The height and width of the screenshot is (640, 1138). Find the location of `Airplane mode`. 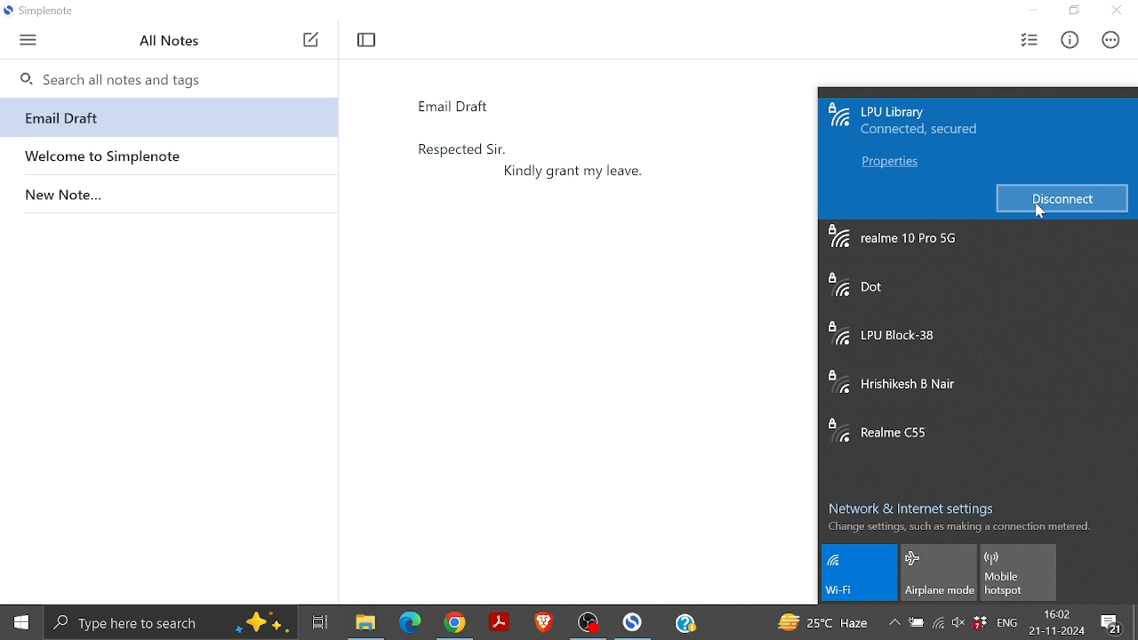

Airplane mode is located at coordinates (939, 572).